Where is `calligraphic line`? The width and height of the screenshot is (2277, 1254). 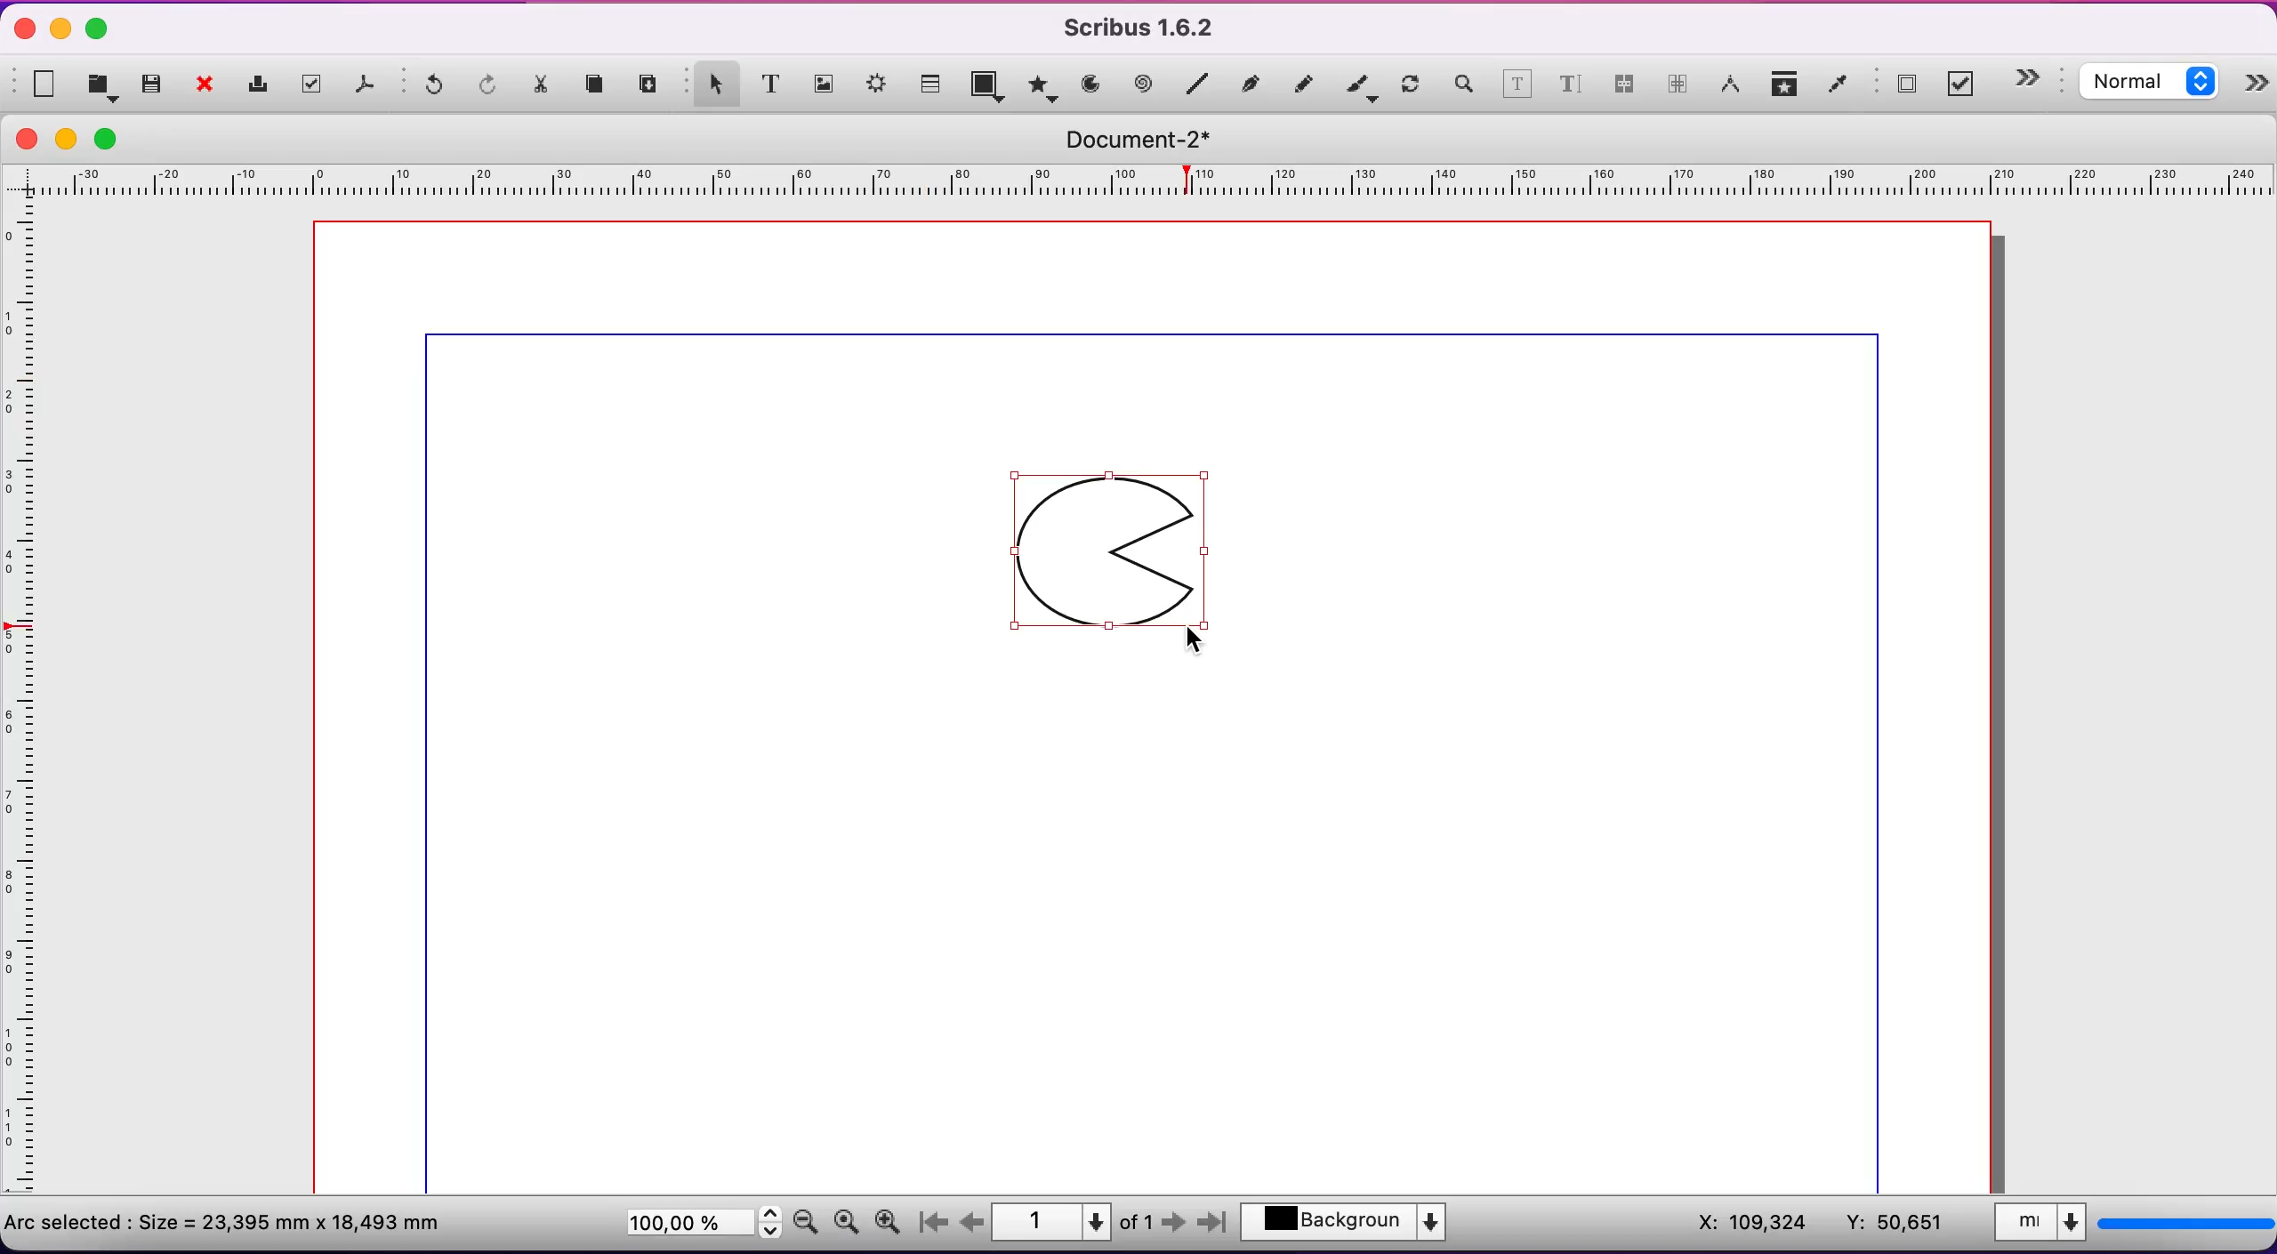
calligraphic line is located at coordinates (1361, 87).